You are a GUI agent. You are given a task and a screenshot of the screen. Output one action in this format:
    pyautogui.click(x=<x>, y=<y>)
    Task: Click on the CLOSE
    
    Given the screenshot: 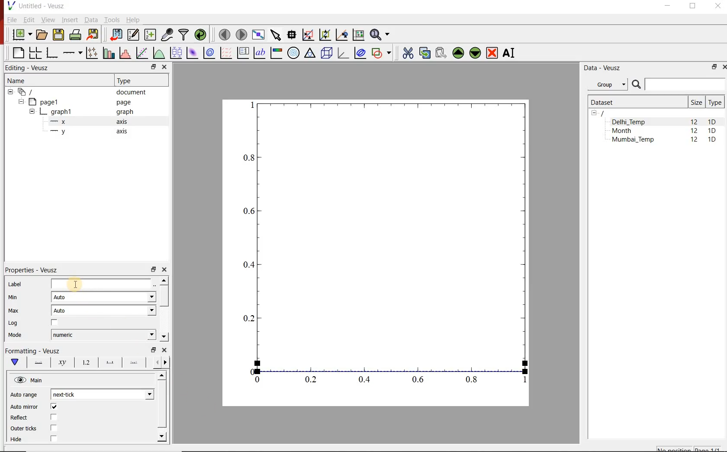 What is the action you would take?
    pyautogui.click(x=724, y=67)
    